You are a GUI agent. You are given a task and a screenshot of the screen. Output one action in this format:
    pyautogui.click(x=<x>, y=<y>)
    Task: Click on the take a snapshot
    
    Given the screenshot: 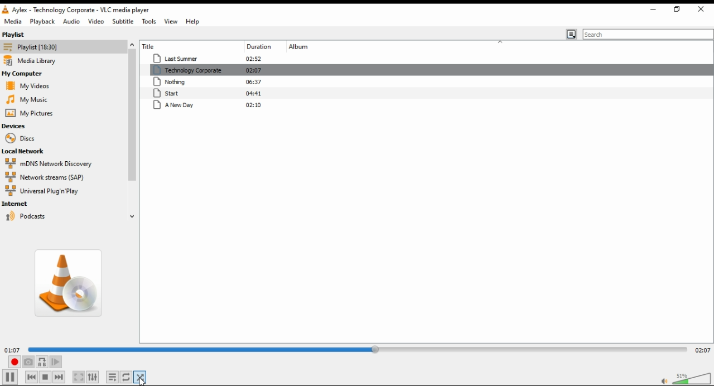 What is the action you would take?
    pyautogui.click(x=28, y=361)
    